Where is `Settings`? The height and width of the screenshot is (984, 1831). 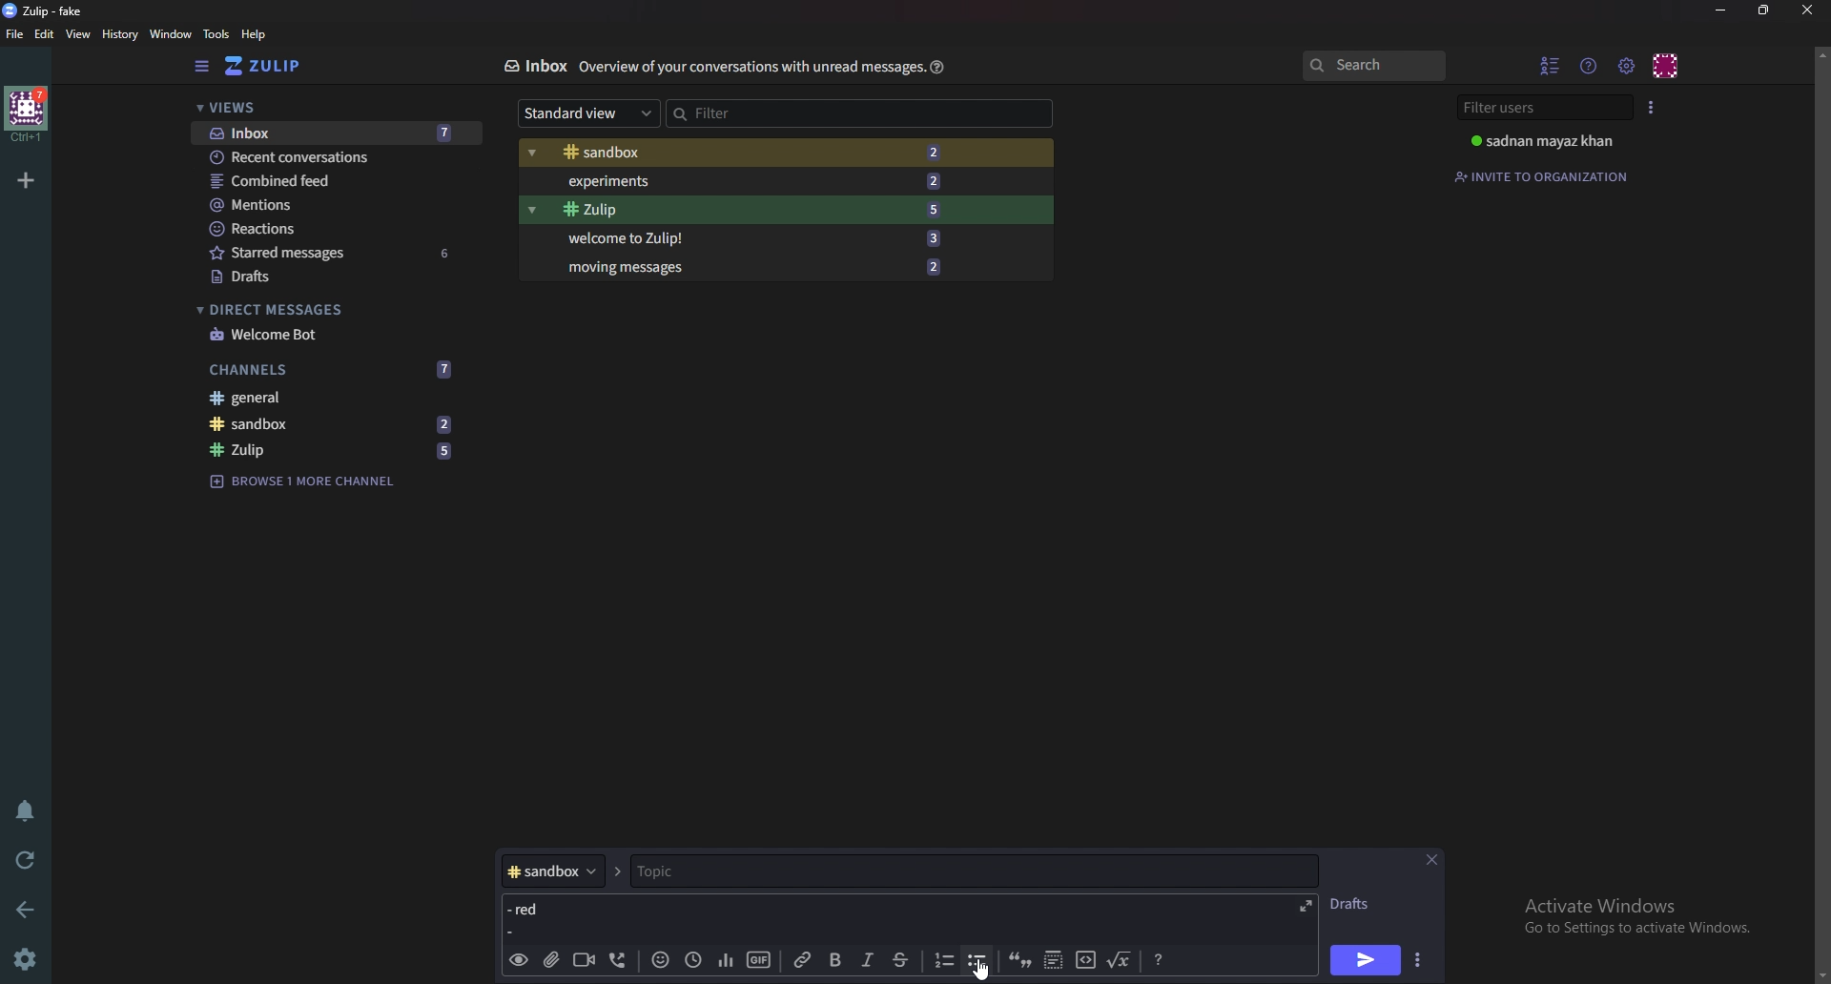
Settings is located at coordinates (24, 961).